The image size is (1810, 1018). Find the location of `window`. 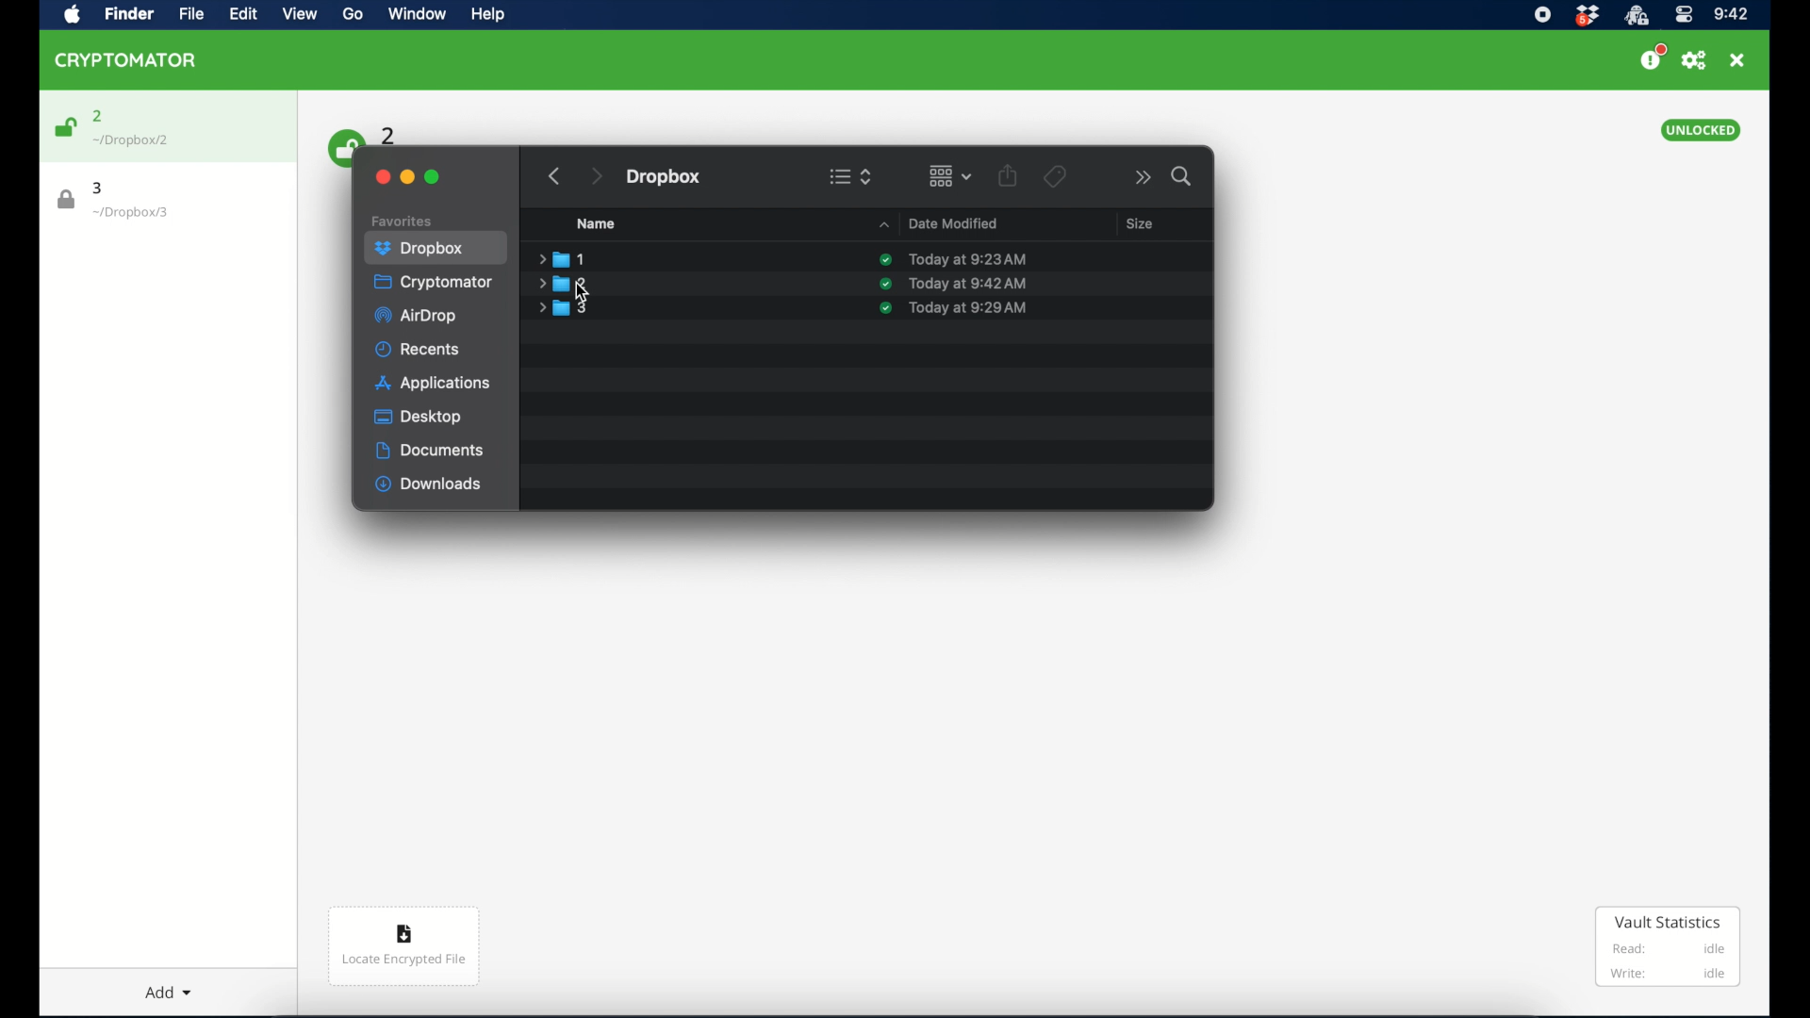

window is located at coordinates (415, 16).